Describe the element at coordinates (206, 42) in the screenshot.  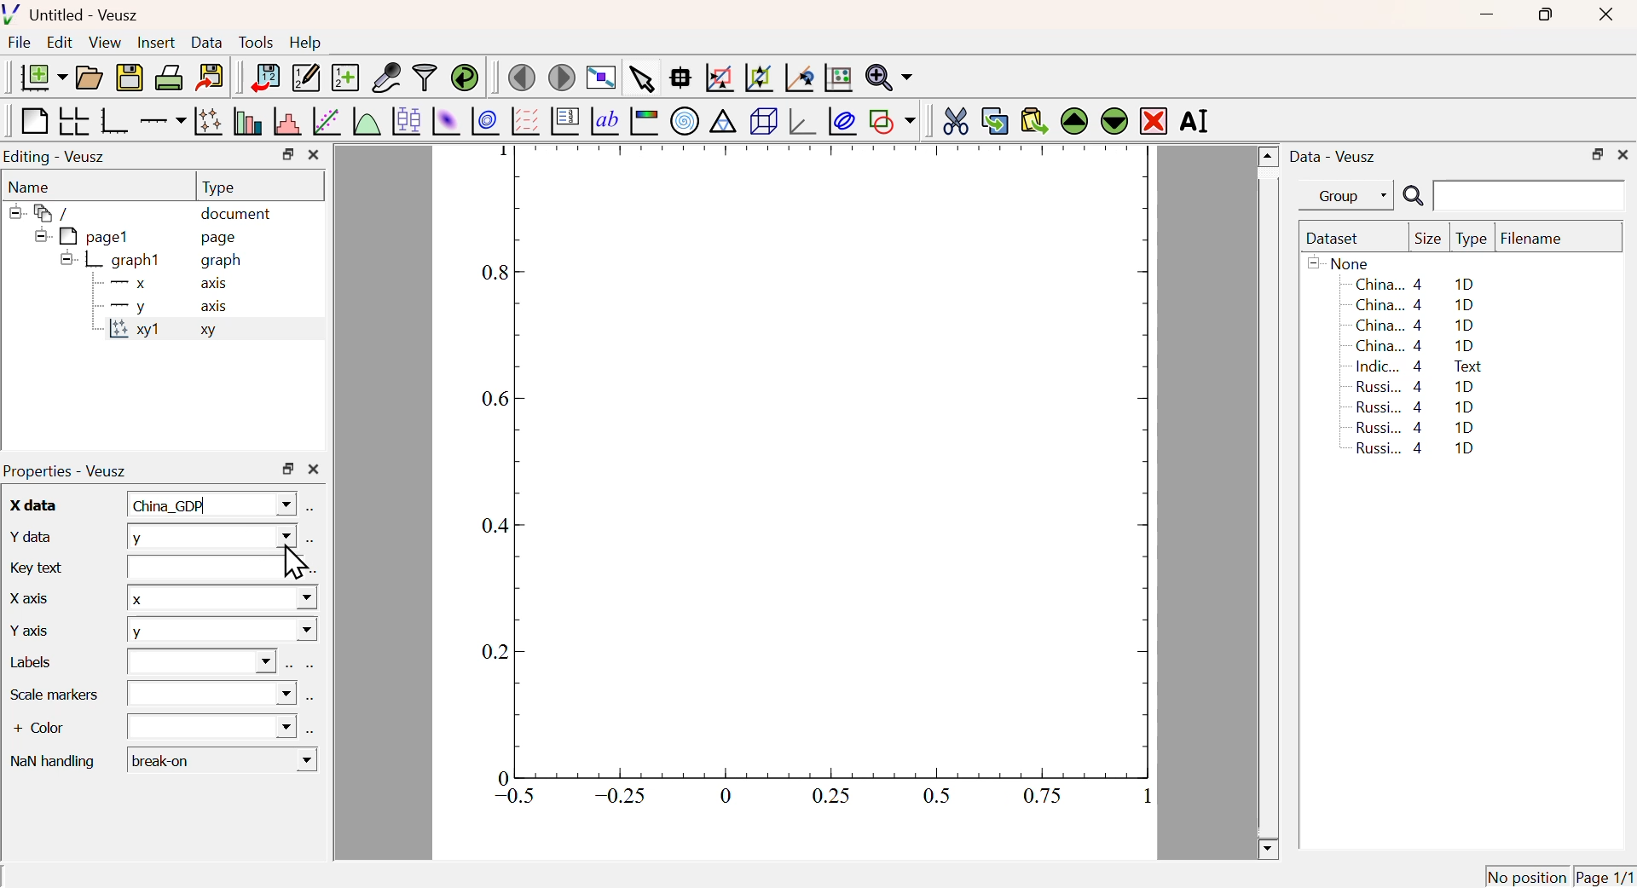
I see `Data` at that location.